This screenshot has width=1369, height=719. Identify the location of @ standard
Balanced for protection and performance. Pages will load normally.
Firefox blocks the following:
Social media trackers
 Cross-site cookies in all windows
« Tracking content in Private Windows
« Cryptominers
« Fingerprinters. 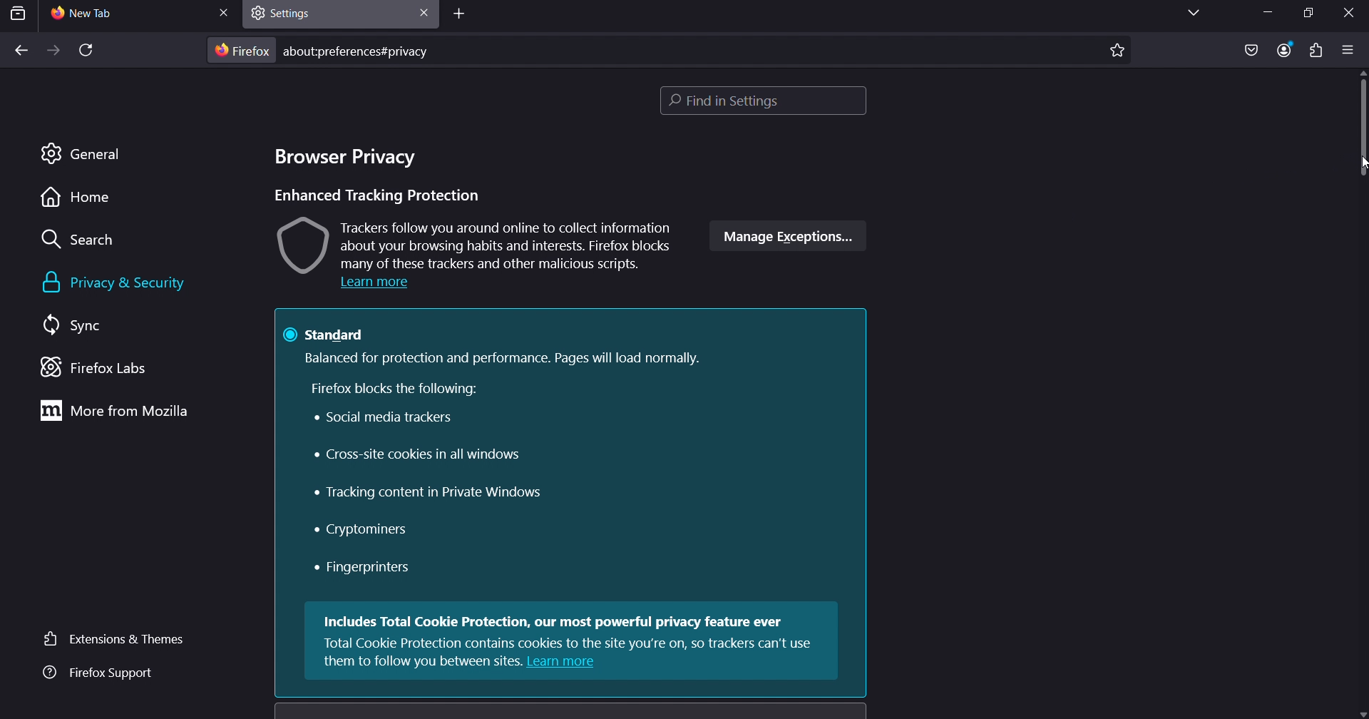
(569, 453).